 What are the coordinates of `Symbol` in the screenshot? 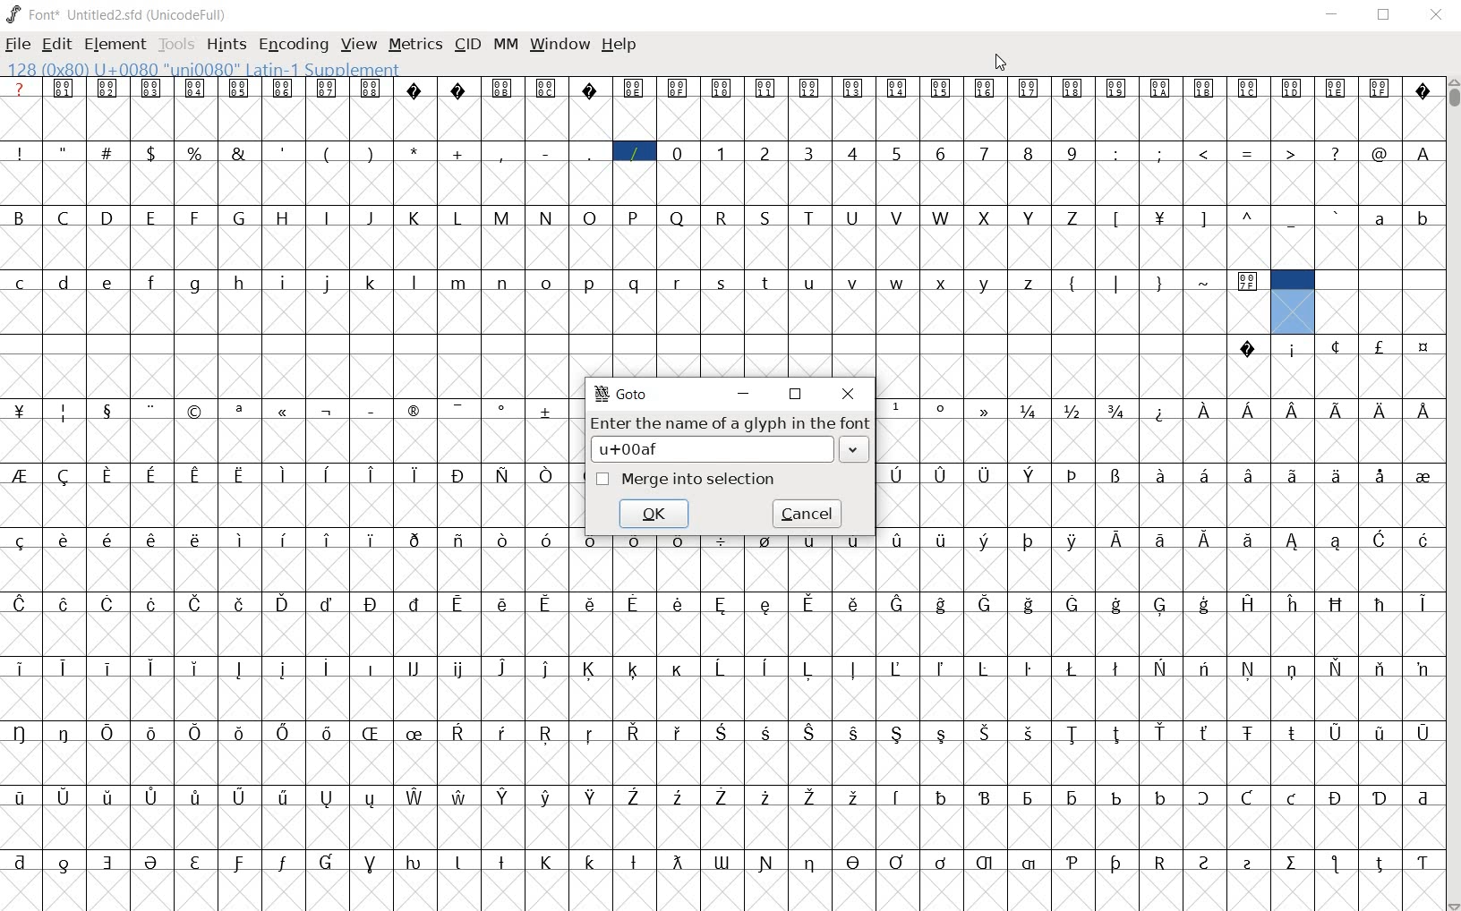 It's located at (1421, 794).